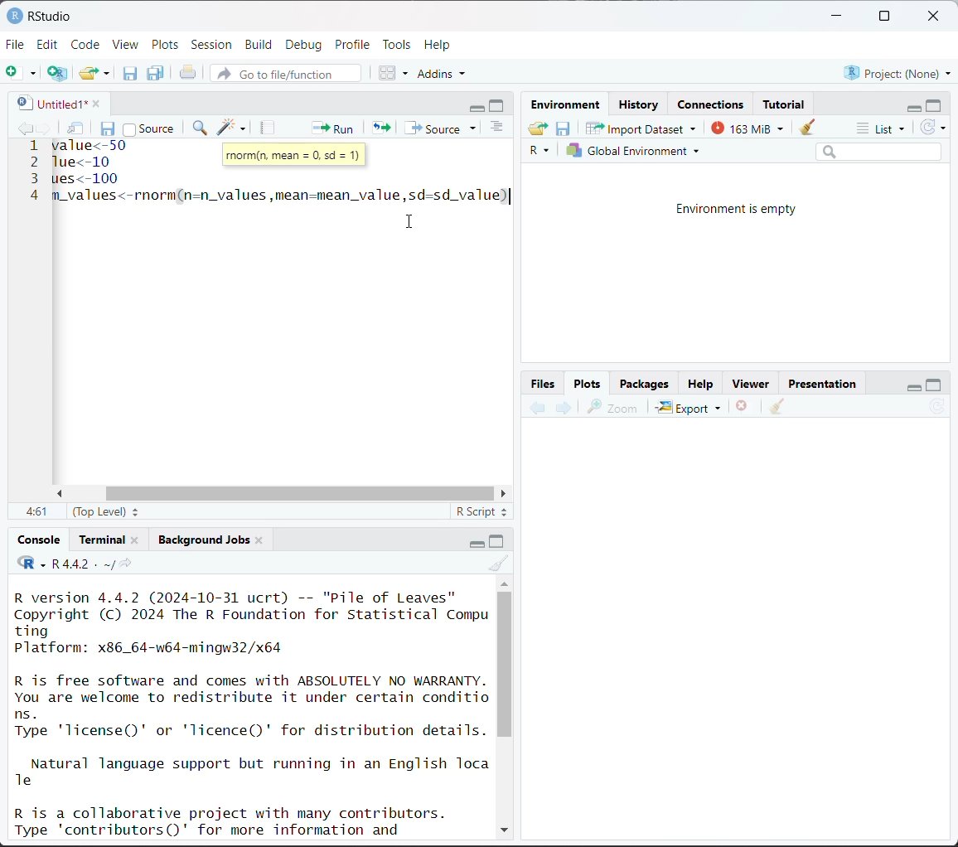 The height and width of the screenshot is (847, 958). I want to click on save all open documents, so click(157, 73).